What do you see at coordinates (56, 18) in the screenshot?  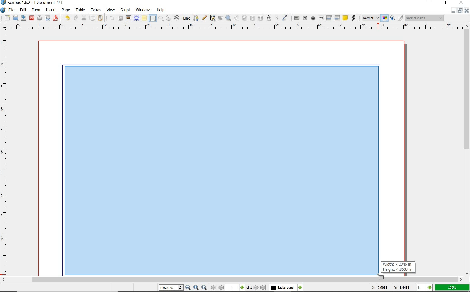 I see `save as pdf` at bounding box center [56, 18].